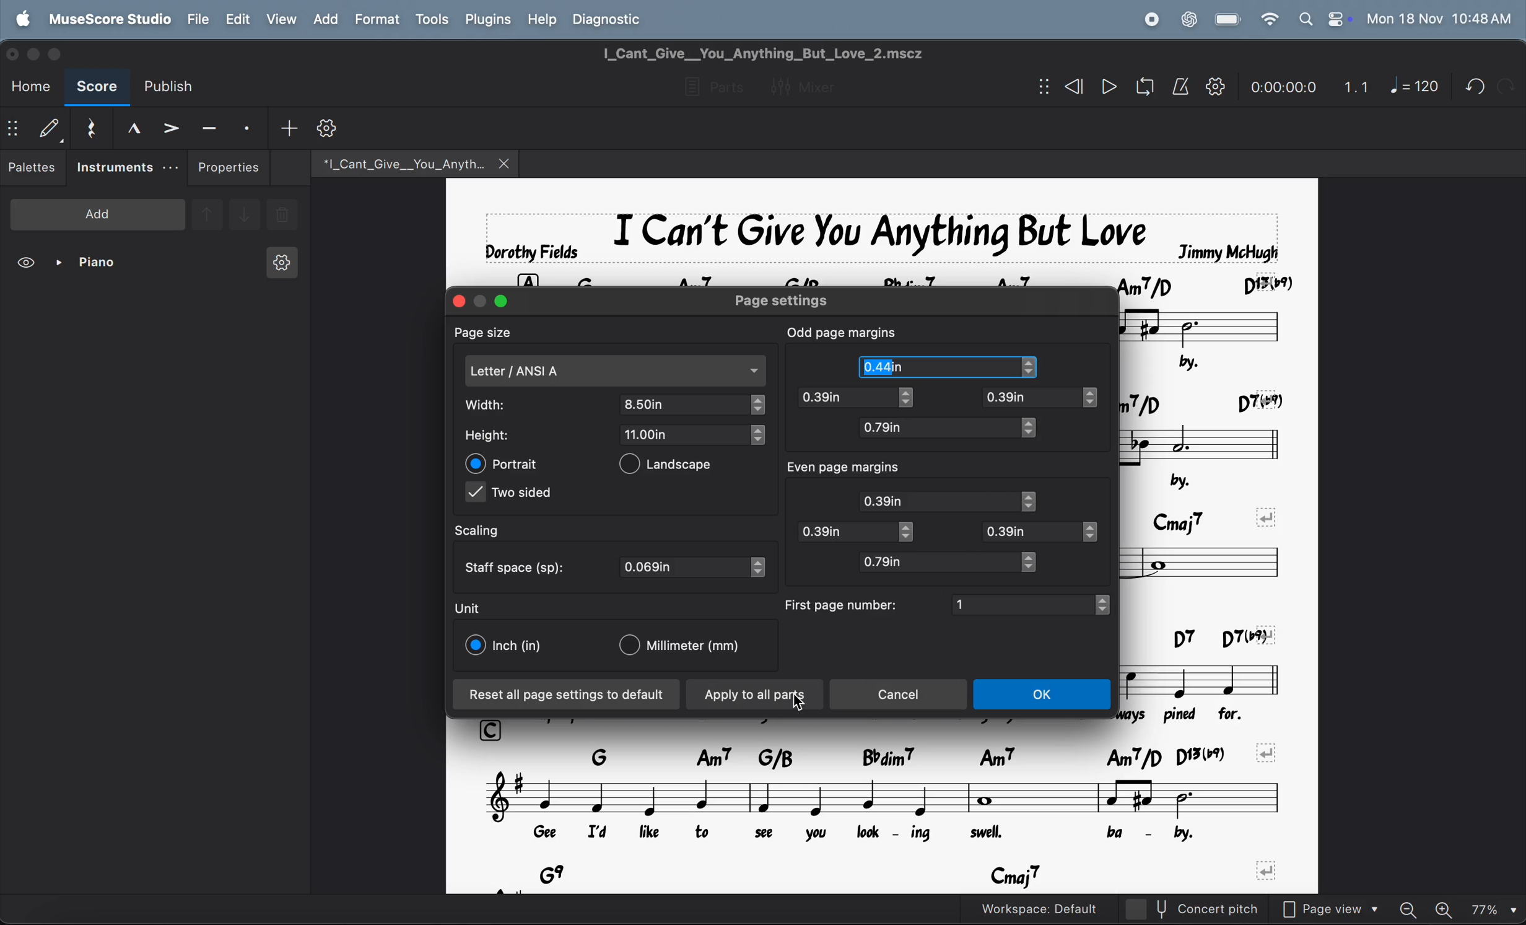 This screenshot has width=1526, height=925. Describe the element at coordinates (676, 467) in the screenshot. I see `lanscape` at that location.